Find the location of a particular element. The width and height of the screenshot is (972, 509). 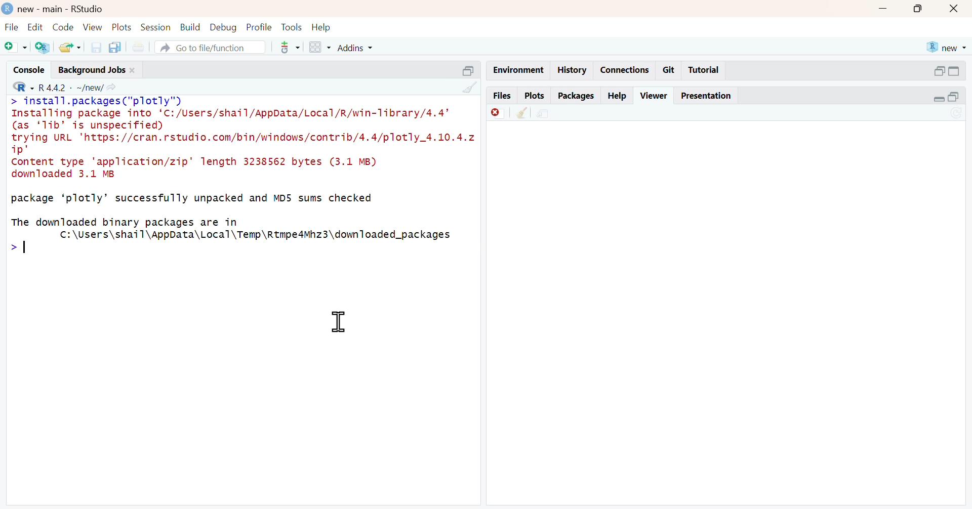

prompt cursor is located at coordinates (11, 102).